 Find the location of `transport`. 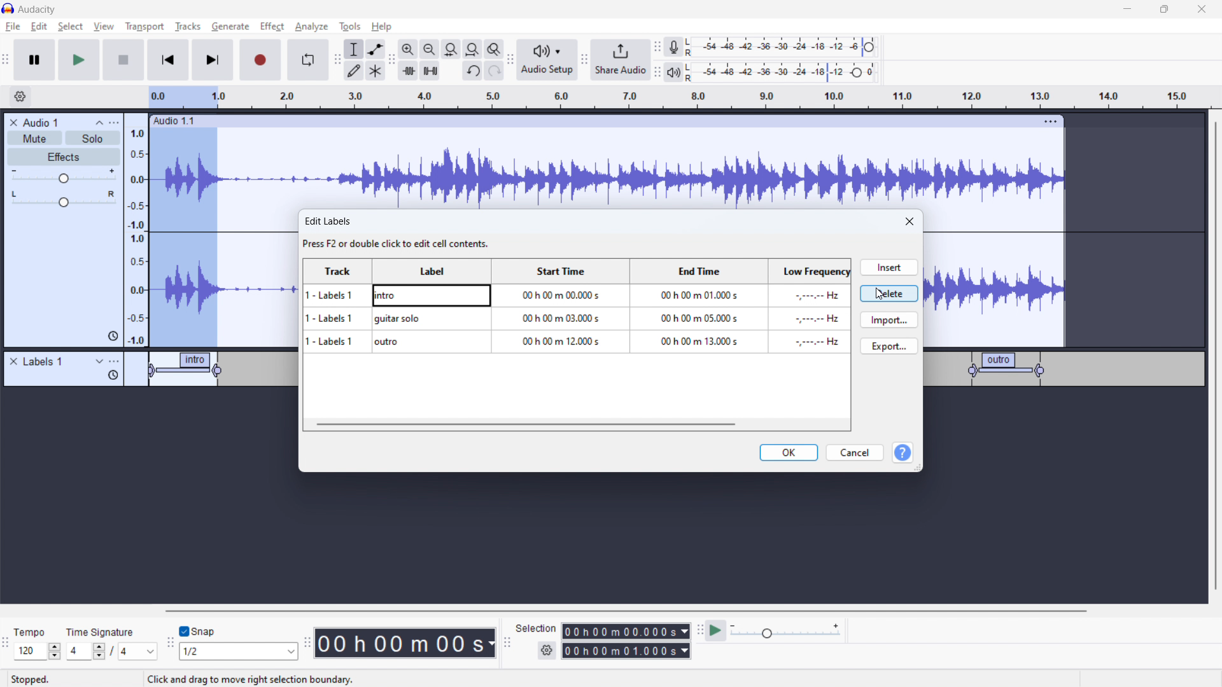

transport is located at coordinates (144, 26).